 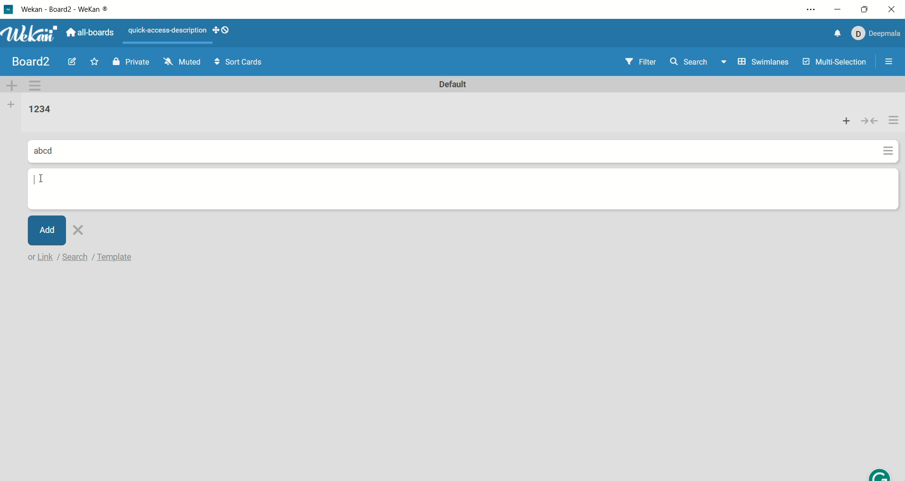 What do you see at coordinates (71, 63) in the screenshot?
I see `edit` at bounding box center [71, 63].